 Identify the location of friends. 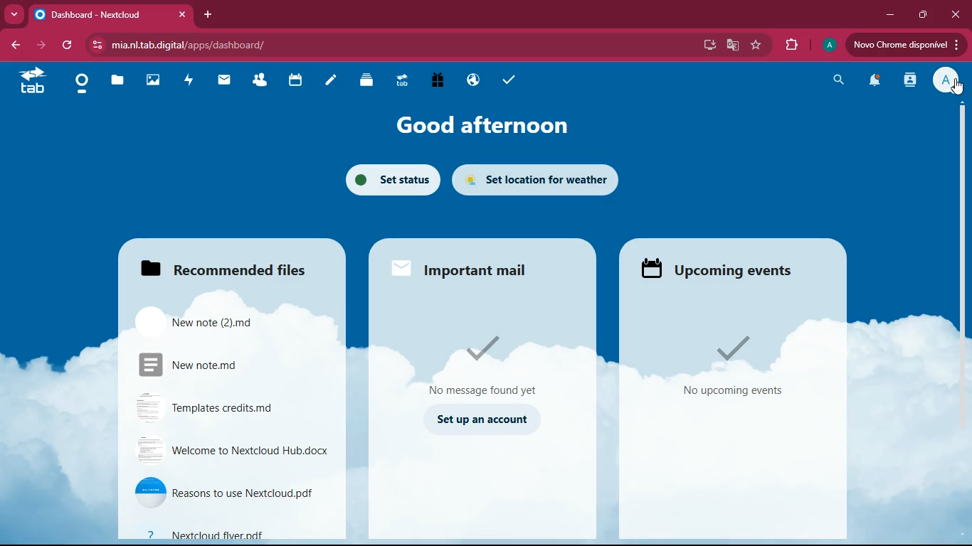
(255, 80).